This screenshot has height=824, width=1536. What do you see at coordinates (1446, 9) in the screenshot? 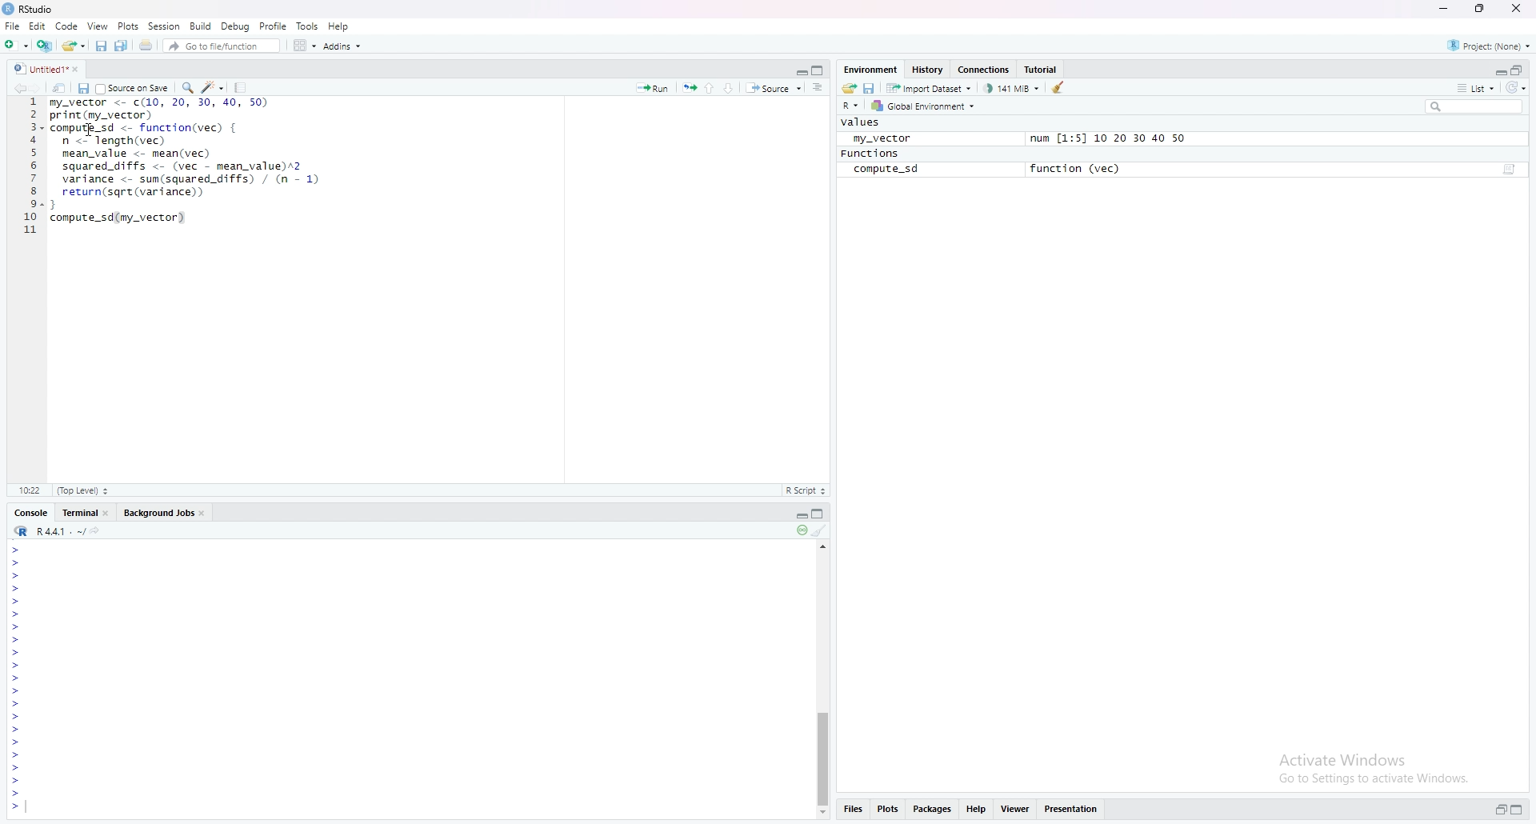
I see `Minimize` at bounding box center [1446, 9].